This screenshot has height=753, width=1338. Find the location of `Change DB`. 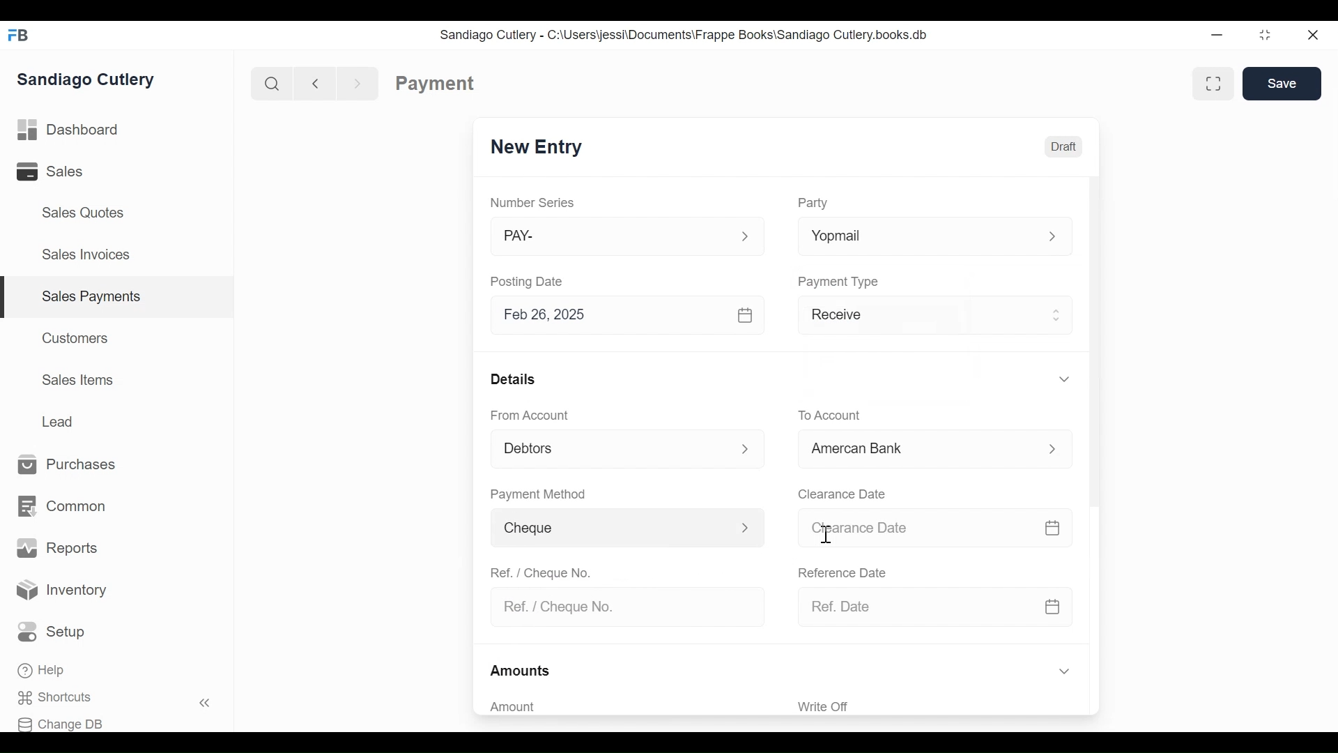

Change DB is located at coordinates (65, 722).